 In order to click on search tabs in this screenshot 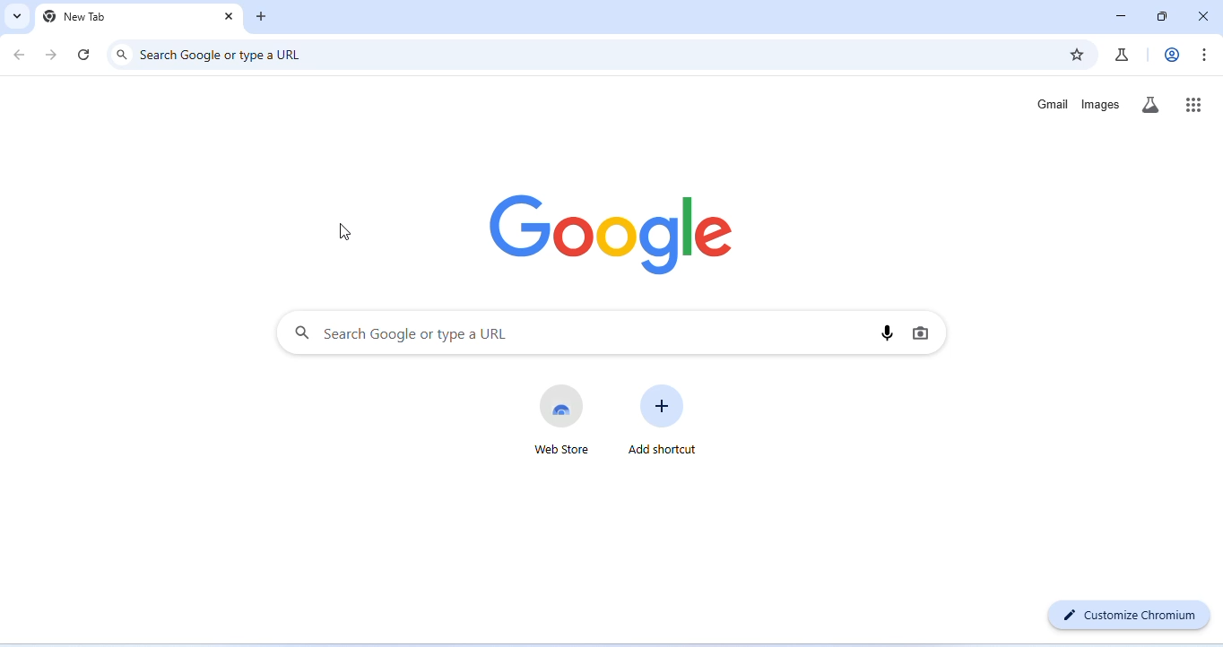, I will do `click(15, 16)`.